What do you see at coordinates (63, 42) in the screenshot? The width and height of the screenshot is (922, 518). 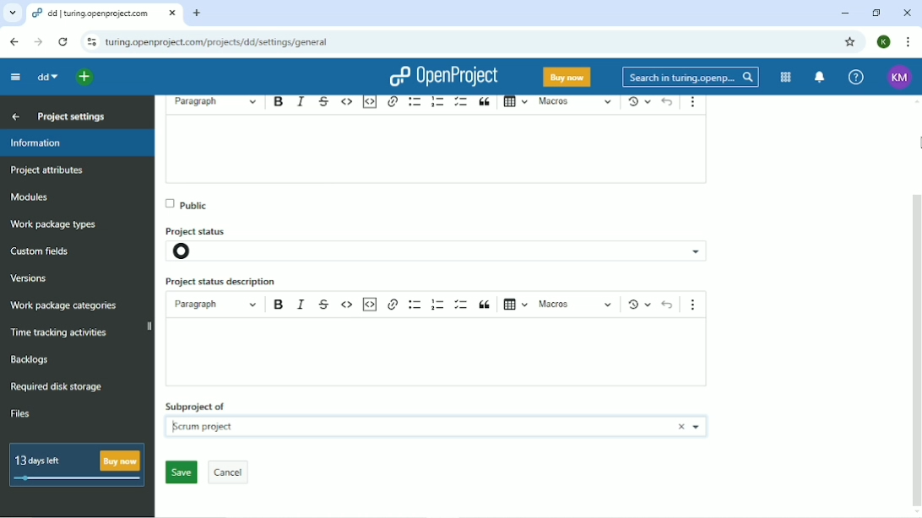 I see `Reload this page` at bounding box center [63, 42].